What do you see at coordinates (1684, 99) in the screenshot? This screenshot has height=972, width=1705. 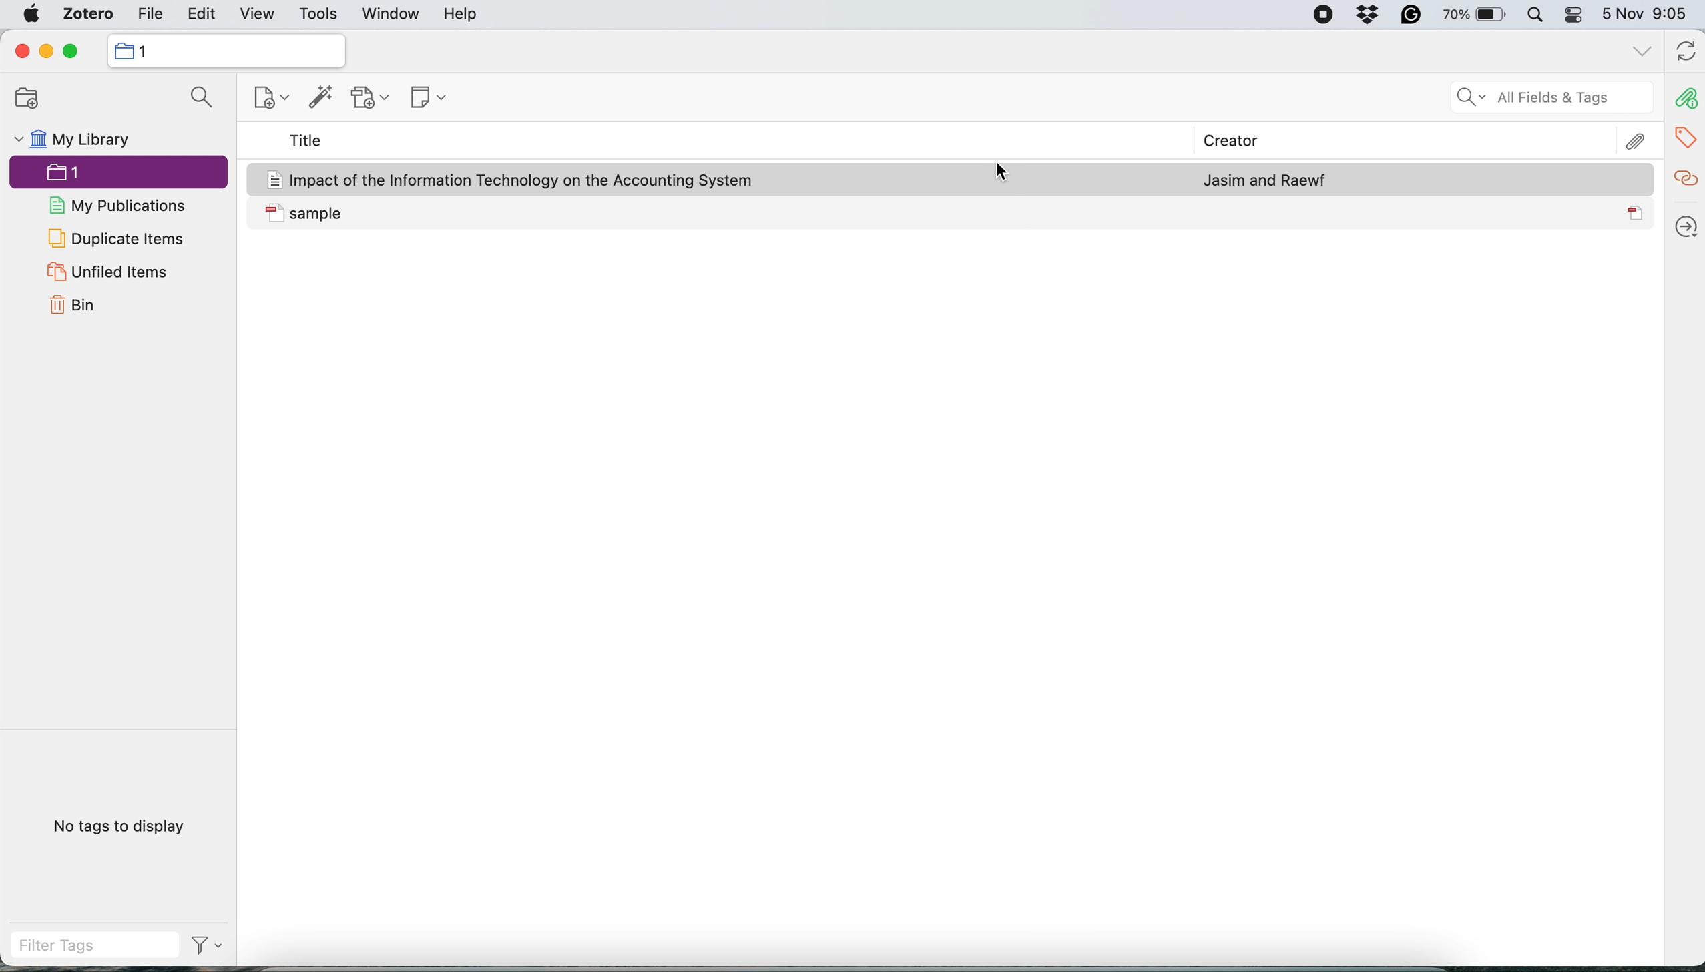 I see `attachements` at bounding box center [1684, 99].